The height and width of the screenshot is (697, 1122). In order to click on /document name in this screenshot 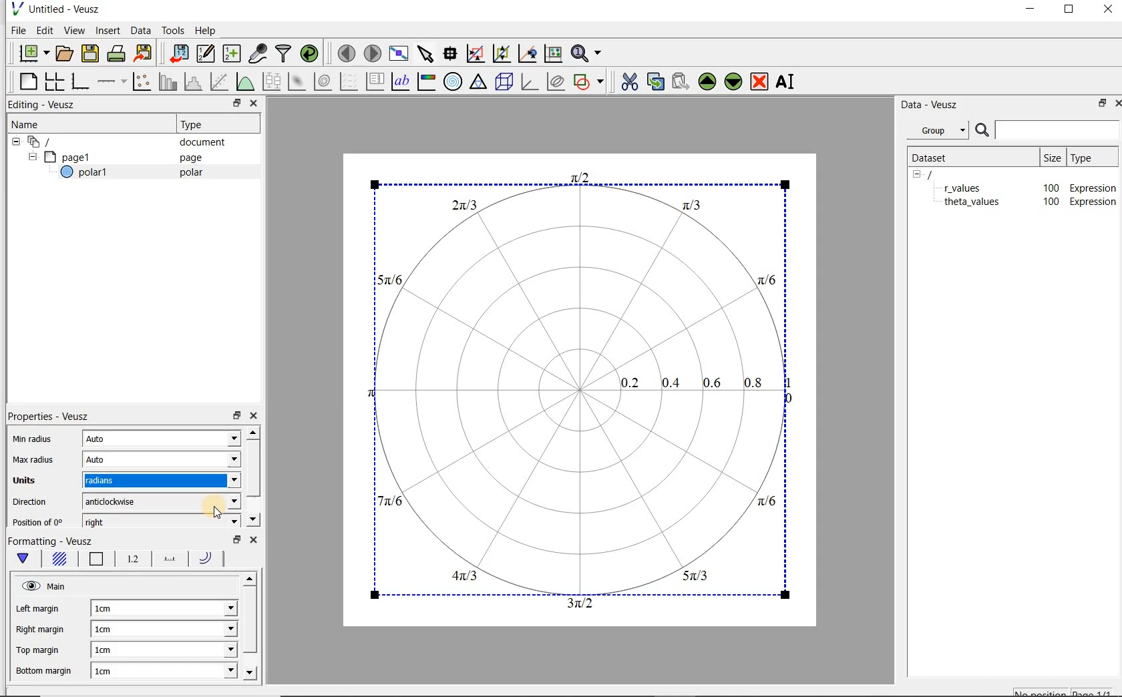, I will do `click(942, 174)`.